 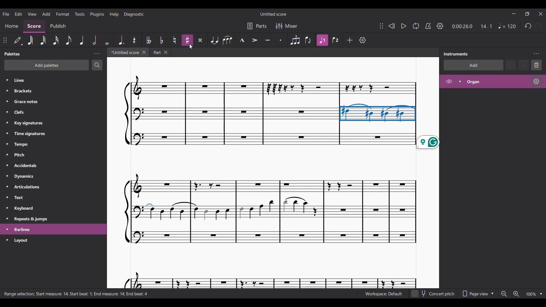 What do you see at coordinates (269, 228) in the screenshot?
I see `music visuals` at bounding box center [269, 228].